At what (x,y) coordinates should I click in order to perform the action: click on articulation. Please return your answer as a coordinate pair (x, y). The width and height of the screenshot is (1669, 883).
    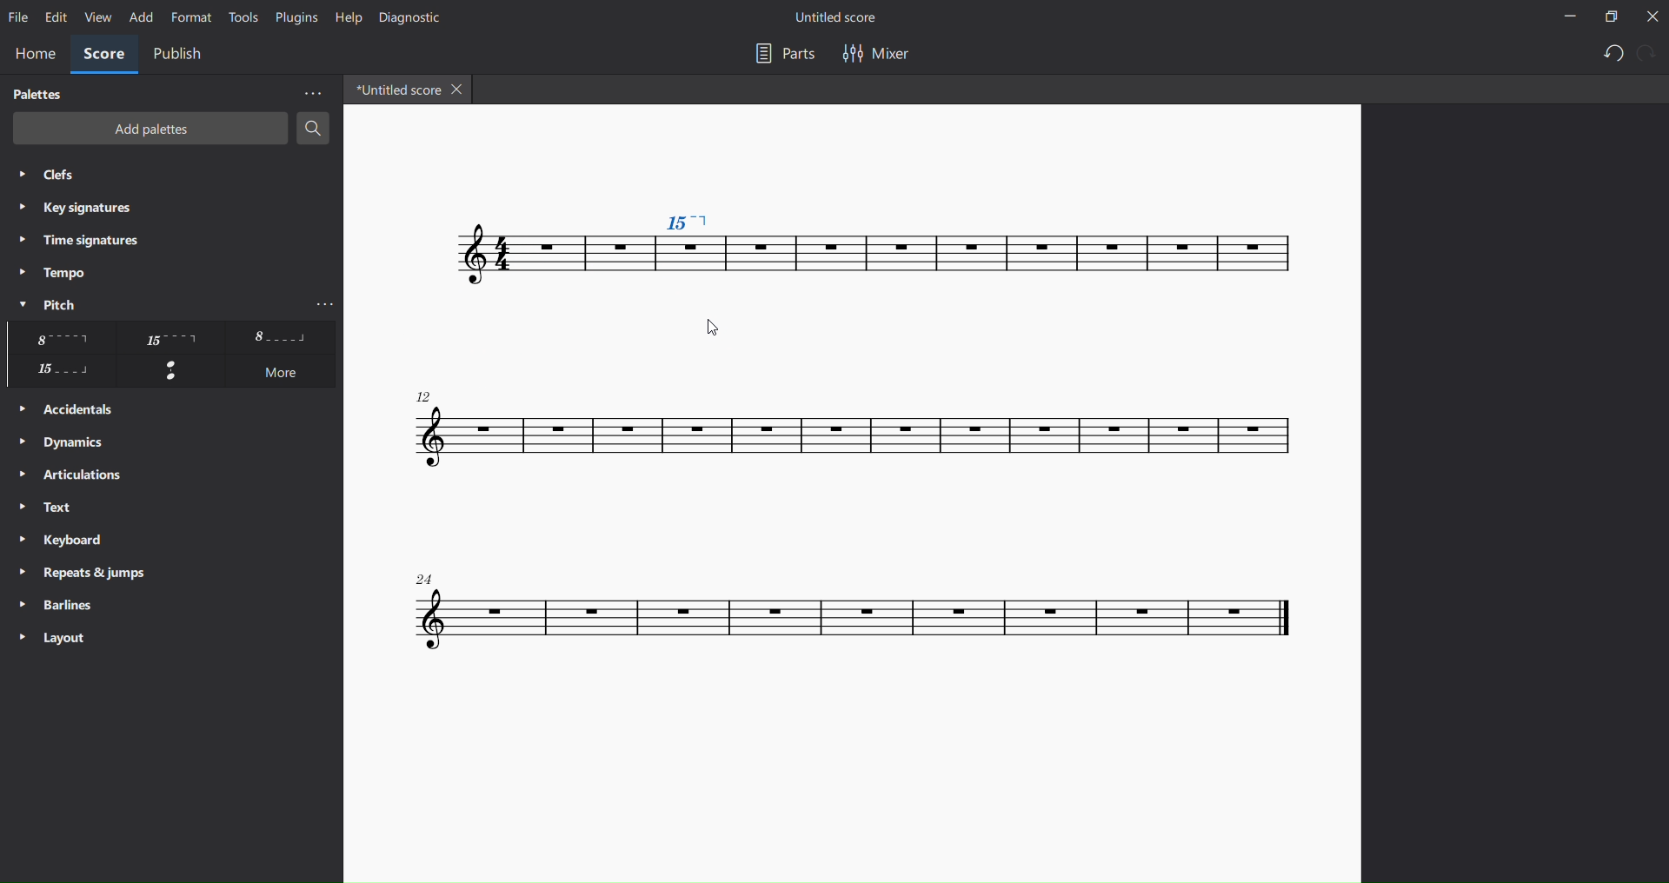
    Looking at the image, I should click on (77, 475).